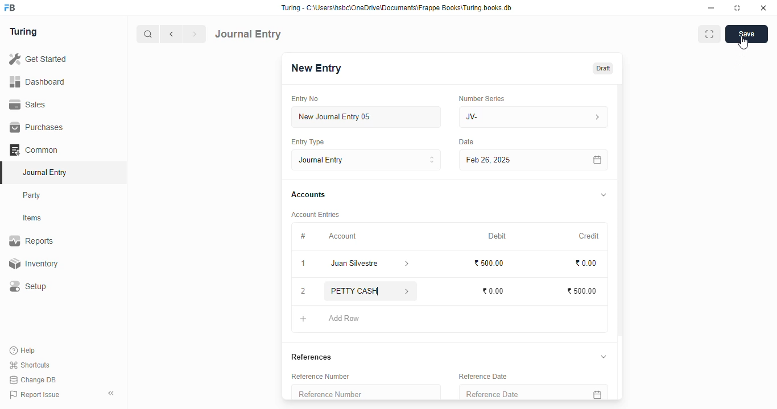 The width and height of the screenshot is (777, 409). Describe the element at coordinates (357, 264) in the screenshot. I see `juan silvestre` at that location.